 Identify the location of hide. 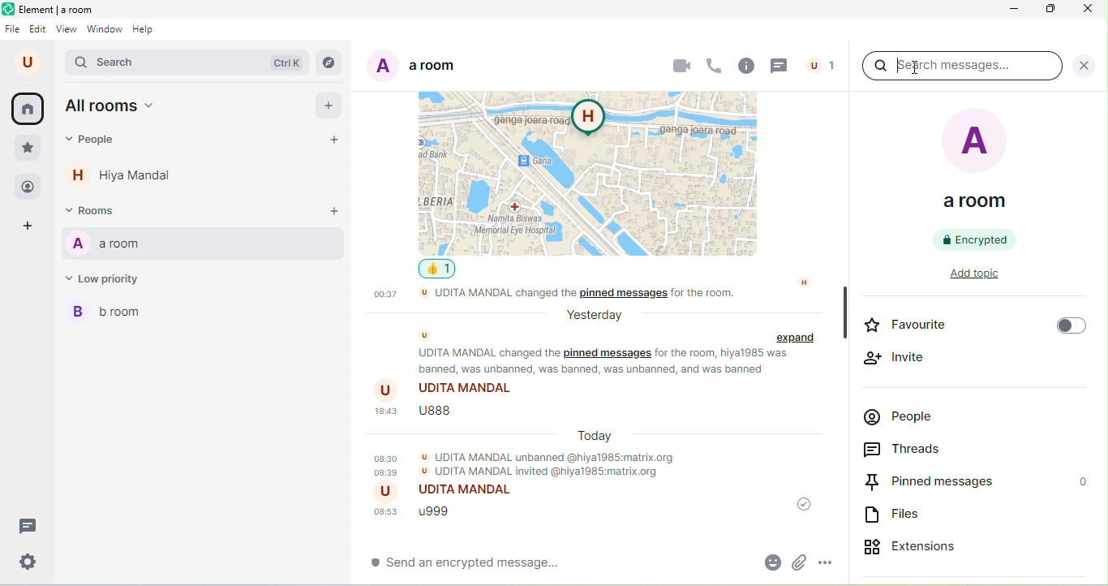
(844, 312).